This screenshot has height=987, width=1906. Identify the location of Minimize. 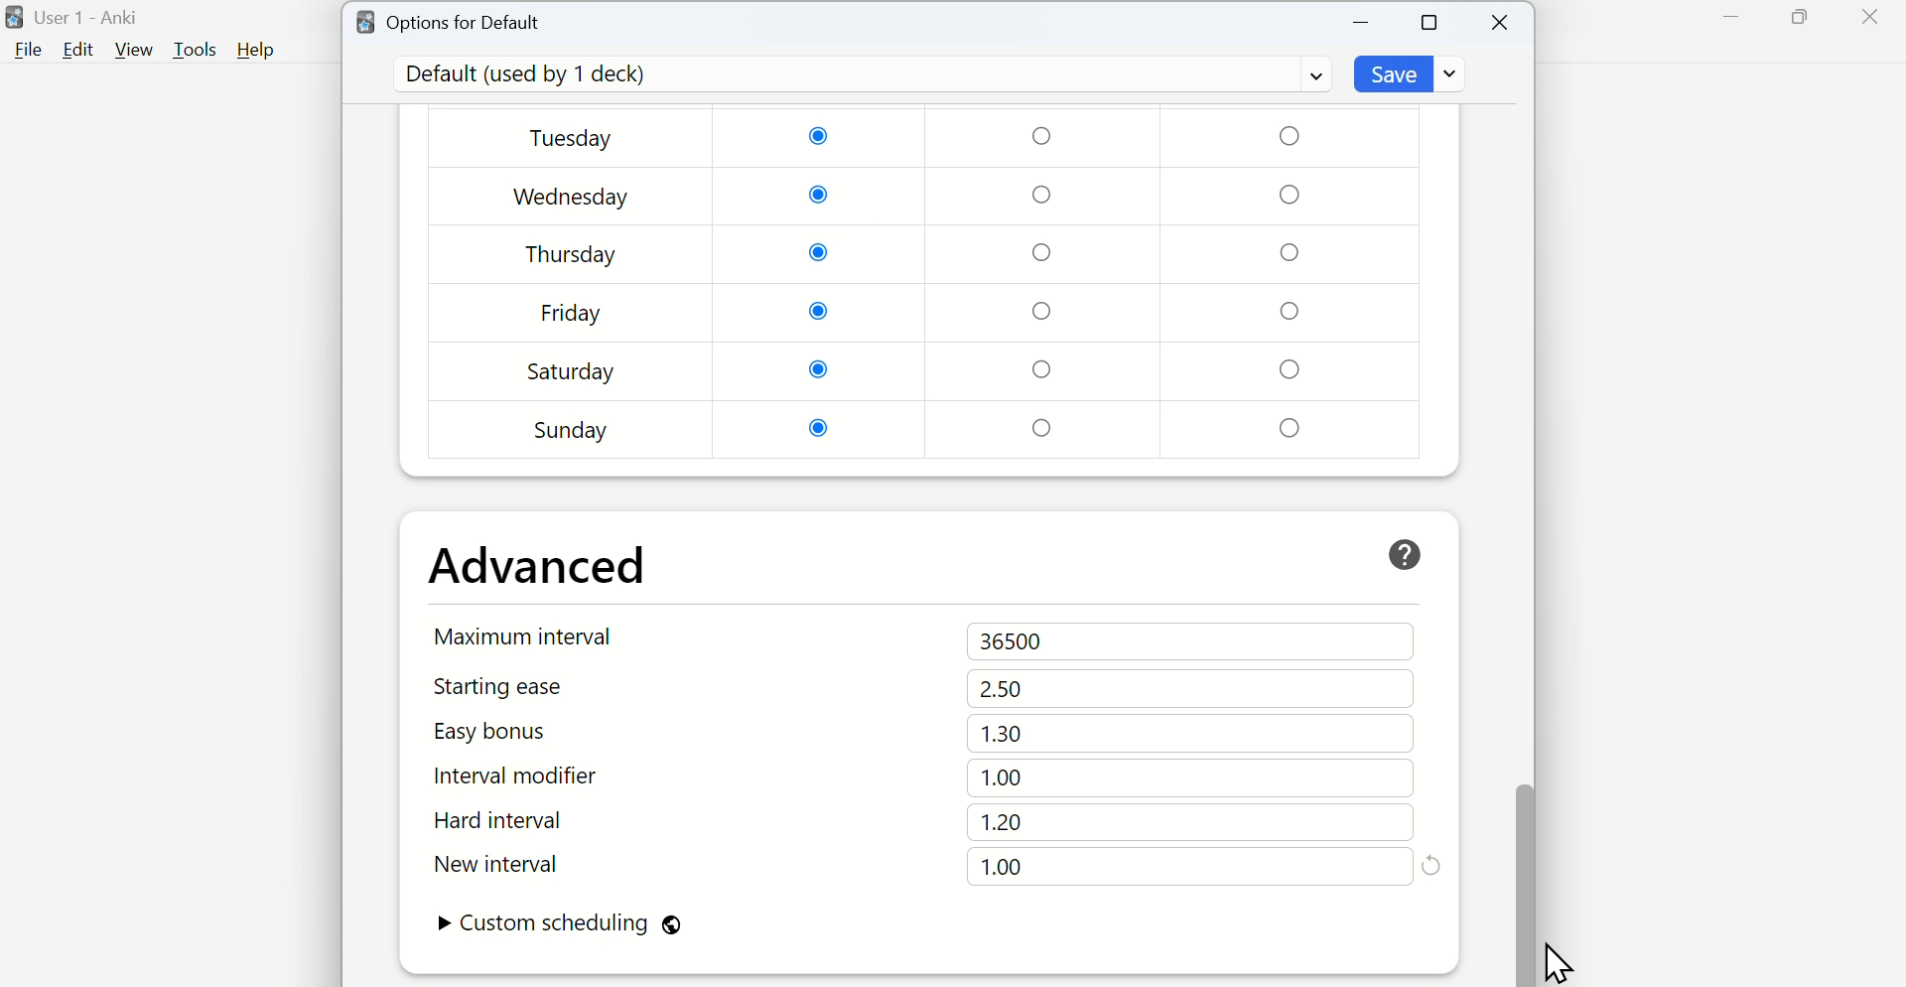
(1732, 18).